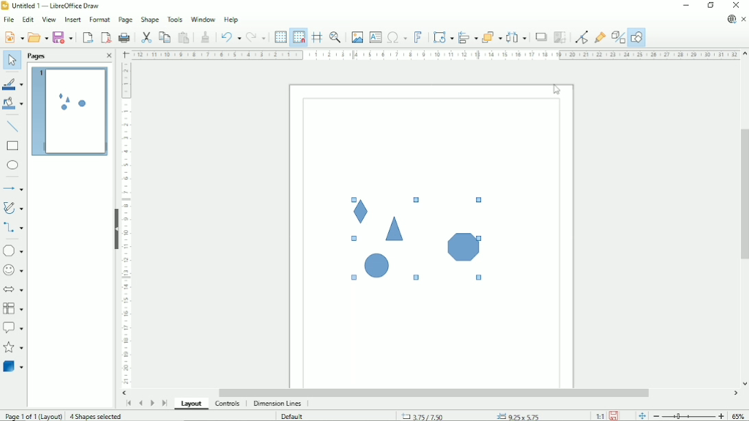 The height and width of the screenshot is (421, 749). What do you see at coordinates (443, 37) in the screenshot?
I see `Transformation` at bounding box center [443, 37].